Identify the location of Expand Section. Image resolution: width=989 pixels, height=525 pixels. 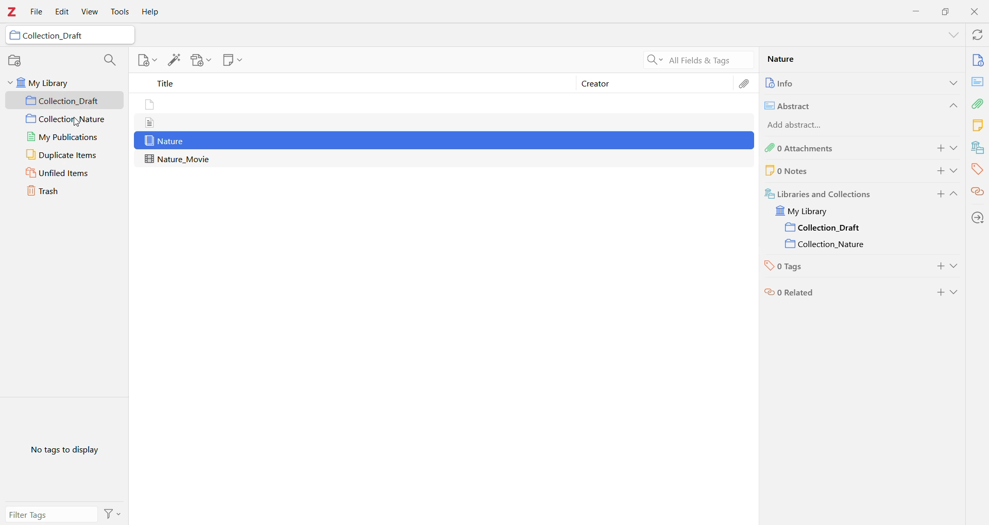
(951, 82).